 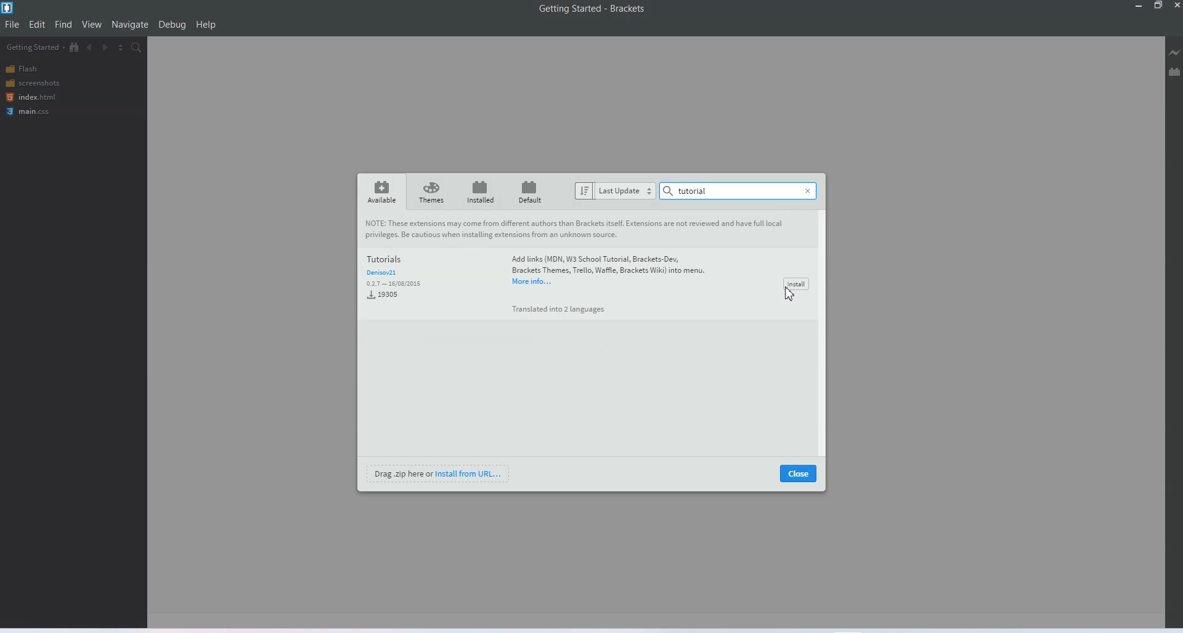 What do you see at coordinates (64, 25) in the screenshot?
I see `Find` at bounding box center [64, 25].